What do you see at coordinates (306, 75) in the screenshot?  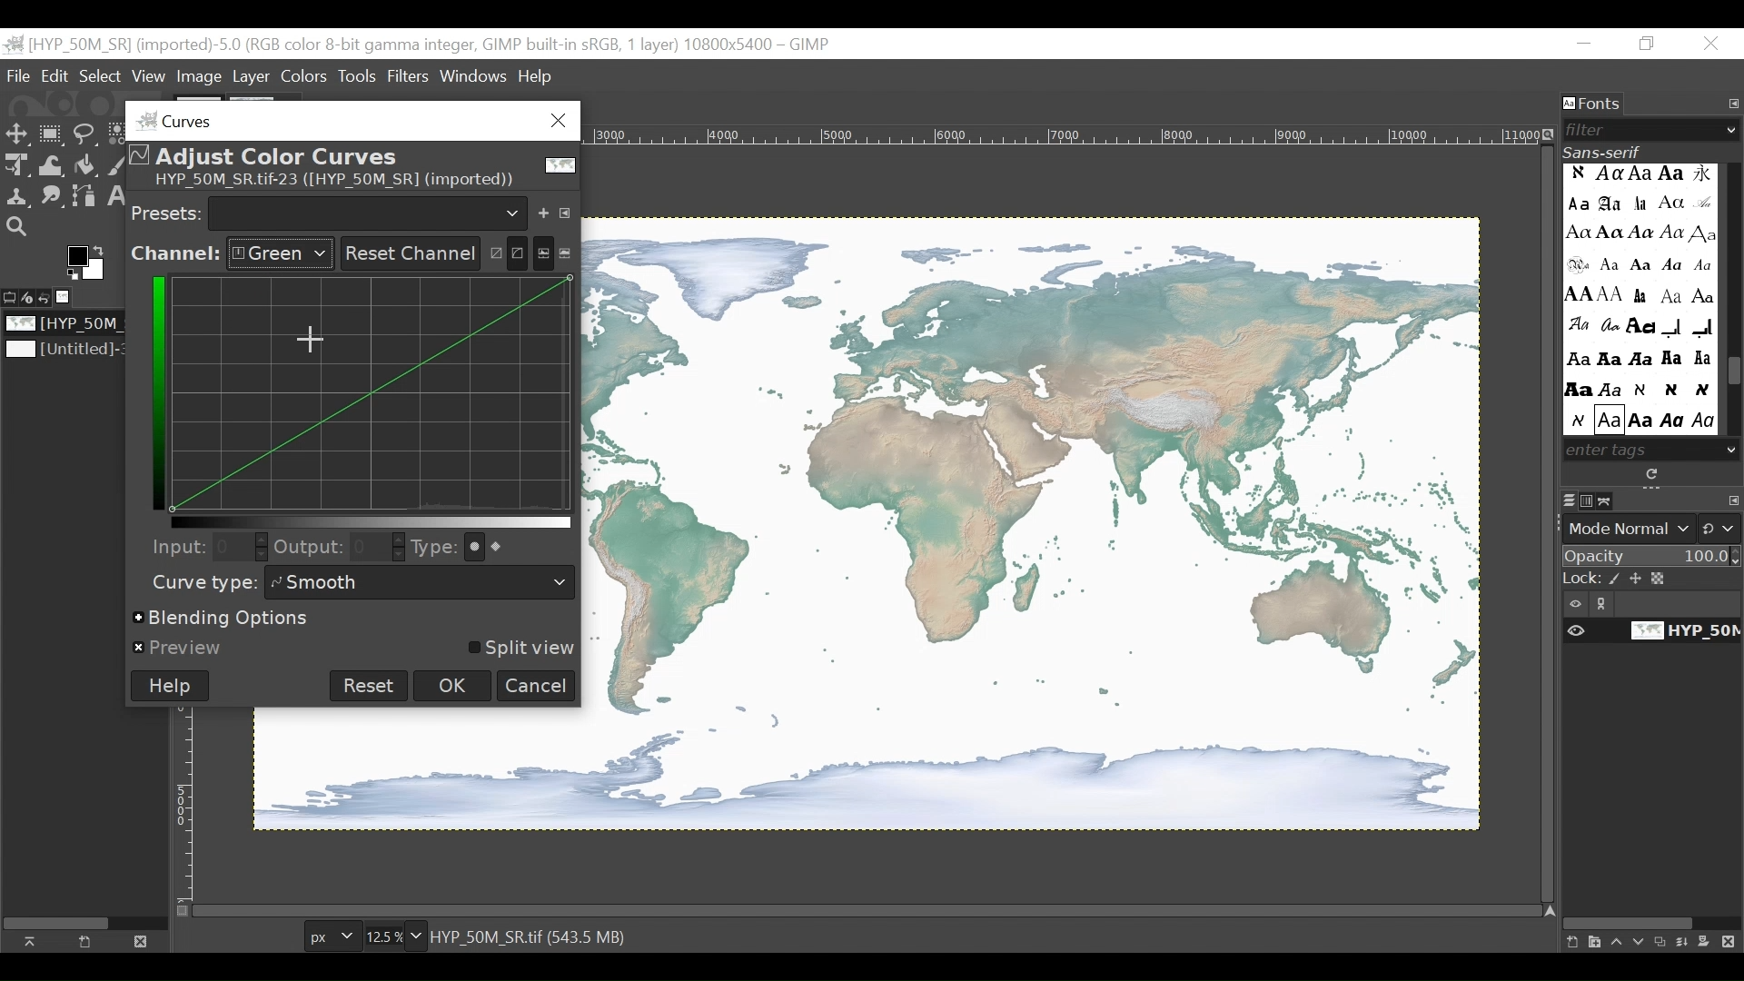 I see `Colors` at bounding box center [306, 75].